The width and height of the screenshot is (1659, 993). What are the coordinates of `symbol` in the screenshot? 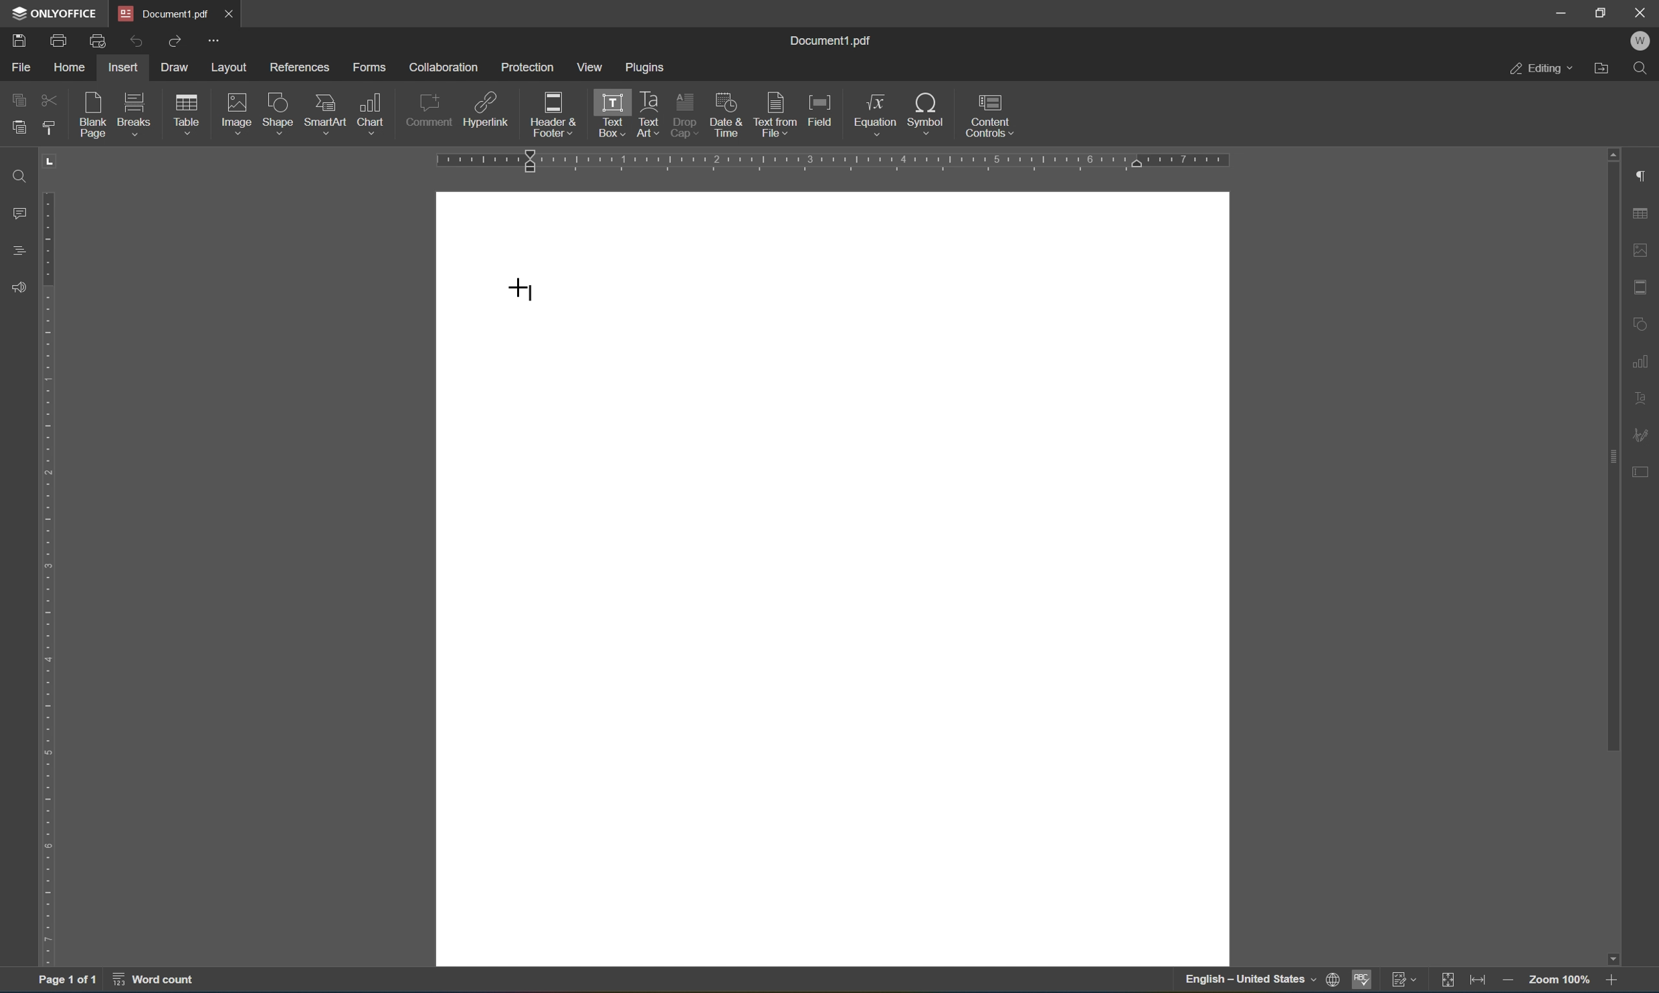 It's located at (930, 116).